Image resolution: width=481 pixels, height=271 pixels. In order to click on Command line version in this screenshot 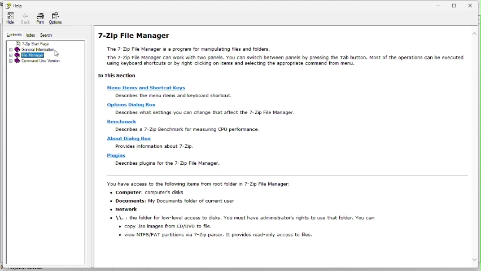, I will do `click(34, 60)`.